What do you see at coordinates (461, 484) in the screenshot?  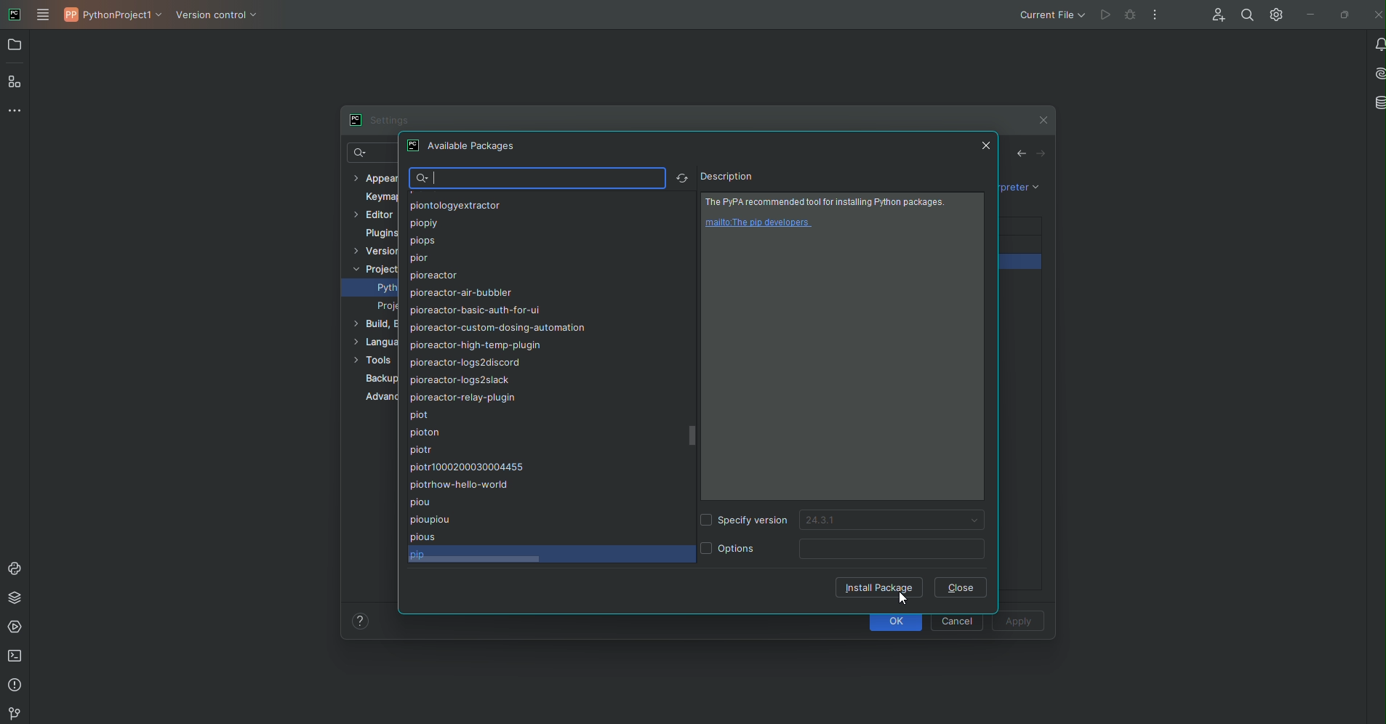 I see `piotrhow-hello-world` at bounding box center [461, 484].